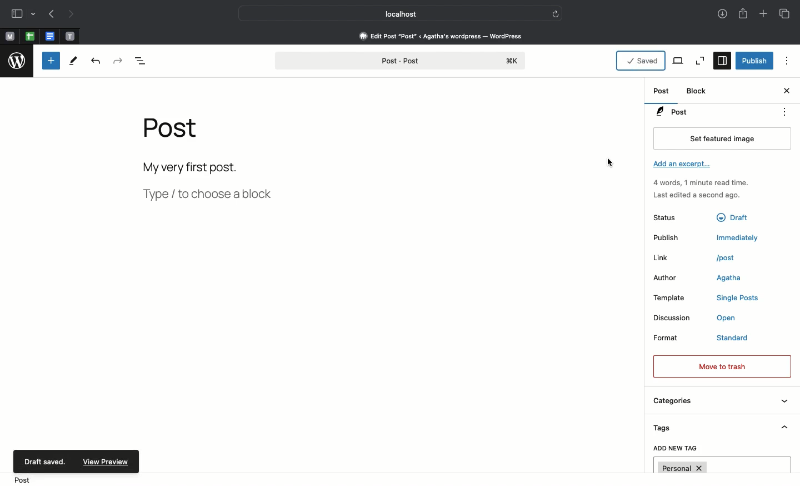  Describe the element at coordinates (719, 403) in the screenshot. I see `Categories` at that location.